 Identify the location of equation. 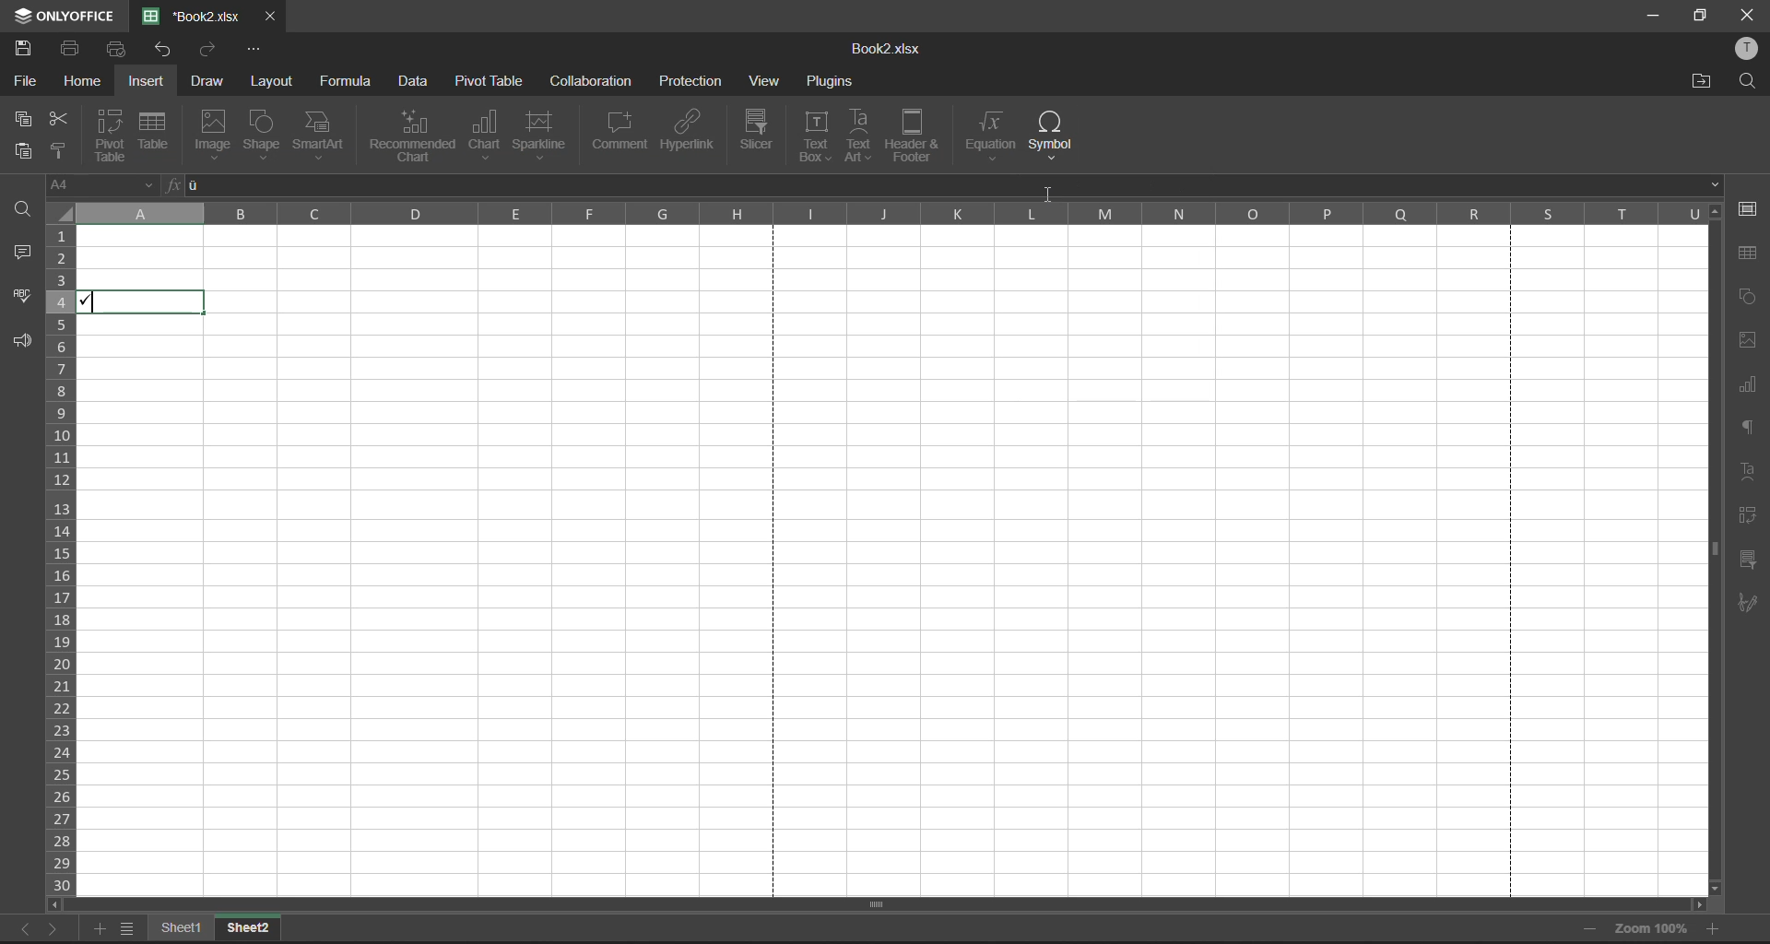
(992, 135).